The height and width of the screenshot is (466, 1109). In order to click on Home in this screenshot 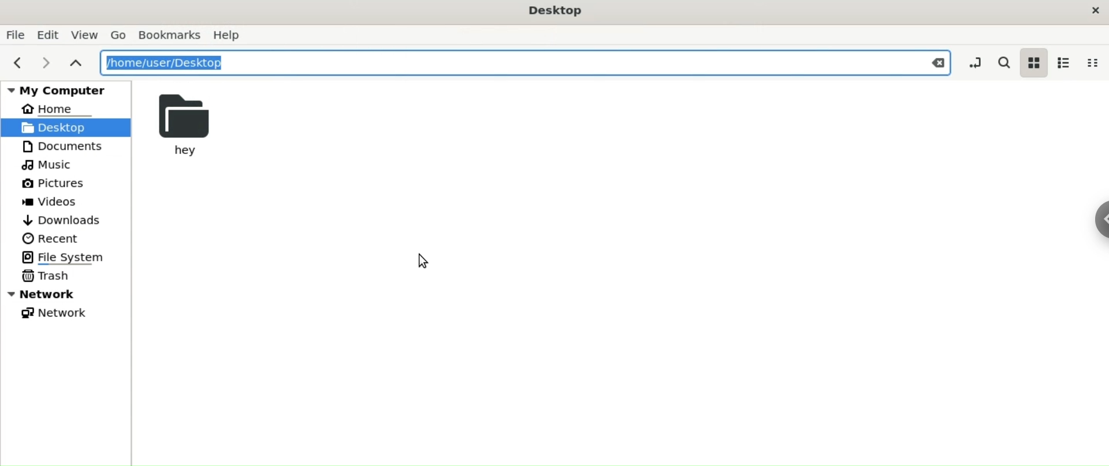, I will do `click(56, 108)`.